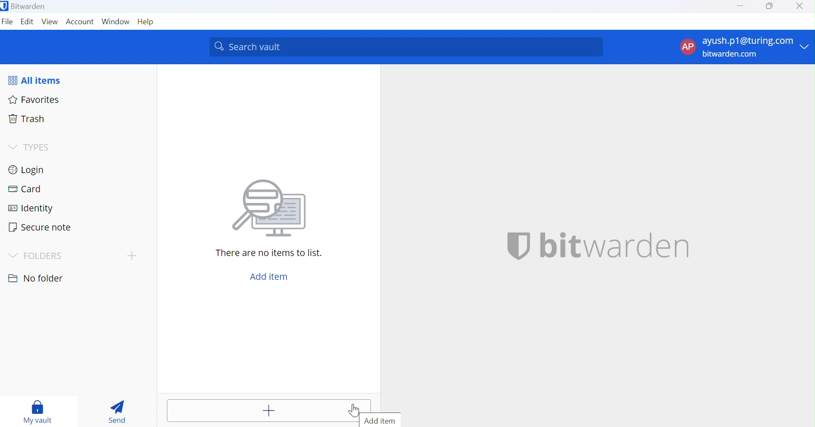  I want to click on bitwarden, so click(598, 245).